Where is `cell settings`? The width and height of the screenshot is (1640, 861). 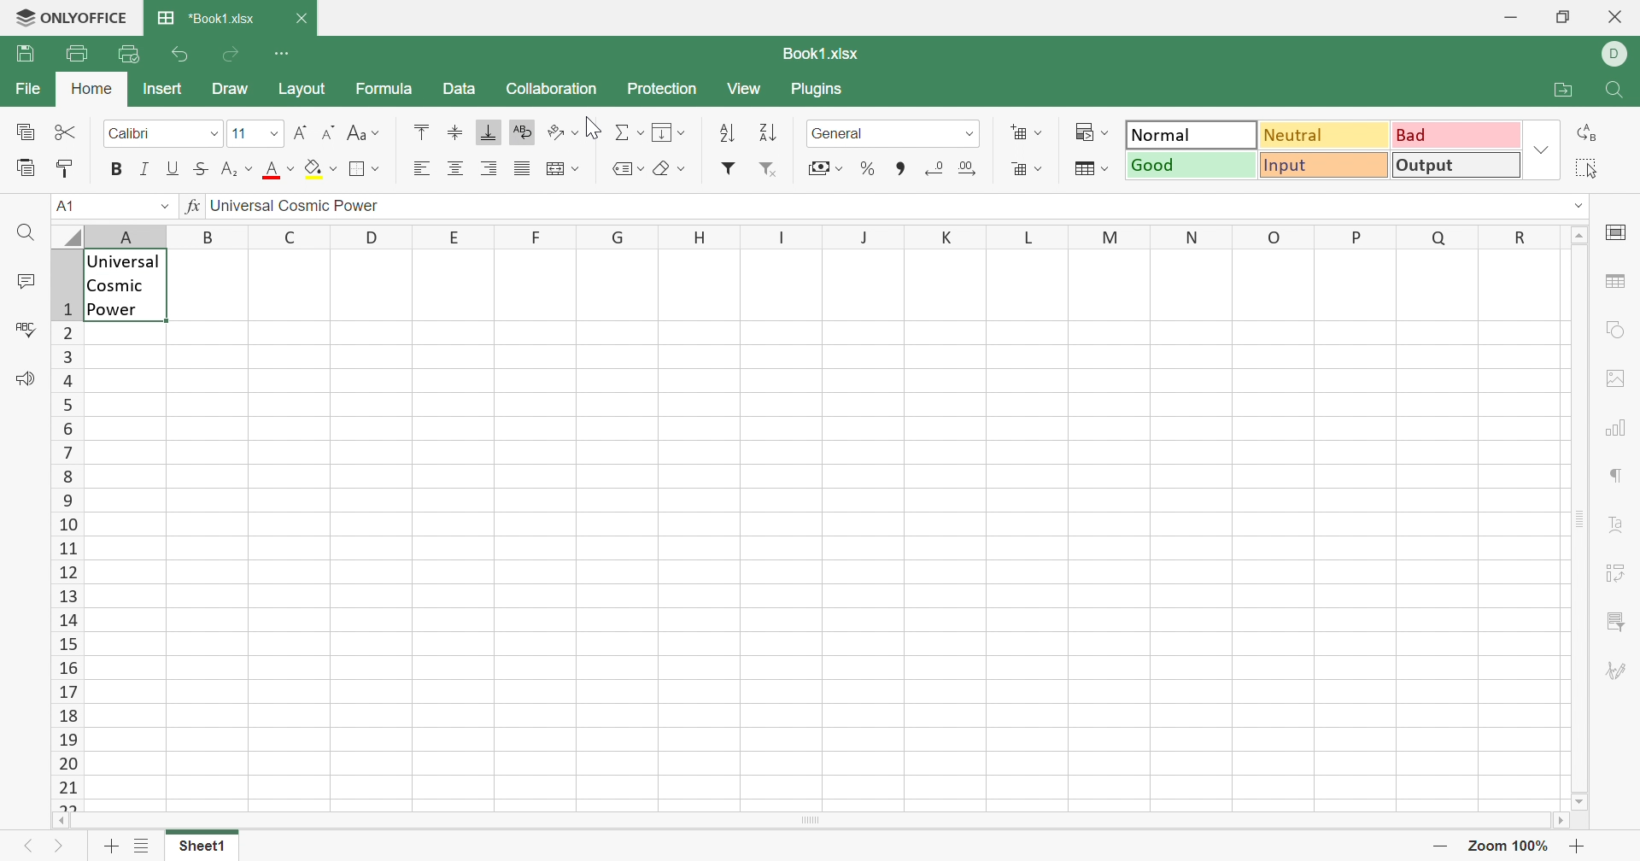 cell settings is located at coordinates (1618, 231).